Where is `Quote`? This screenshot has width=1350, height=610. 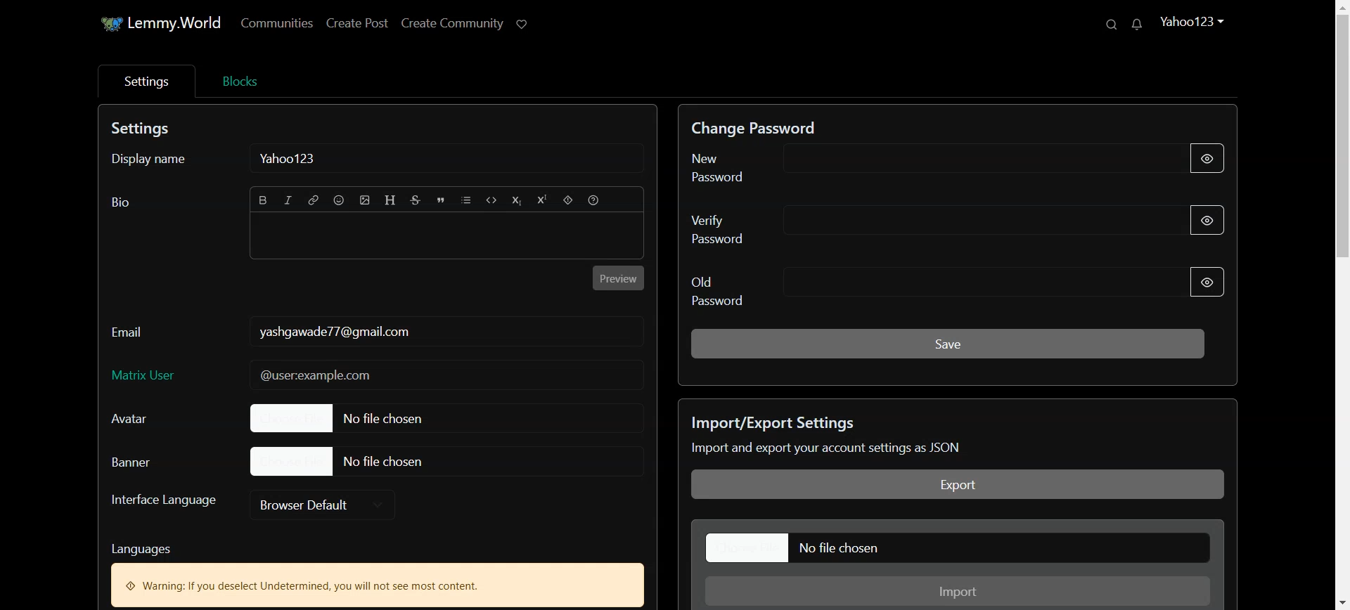
Quote is located at coordinates (442, 201).